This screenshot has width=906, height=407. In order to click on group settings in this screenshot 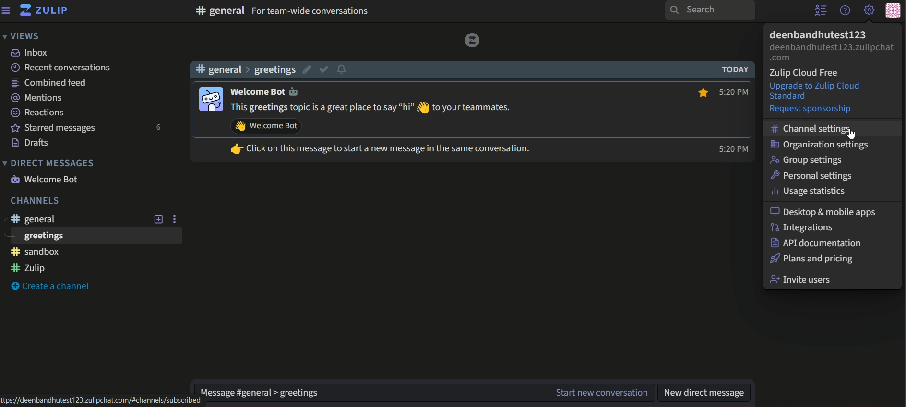, I will do `click(809, 160)`.